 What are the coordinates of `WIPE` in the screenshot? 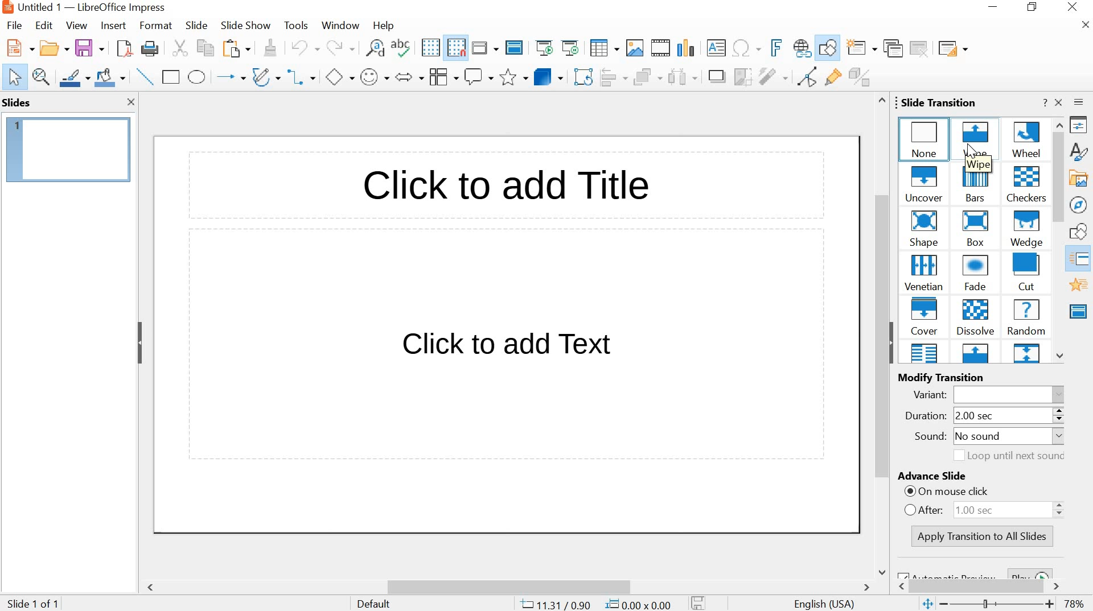 It's located at (977, 138).